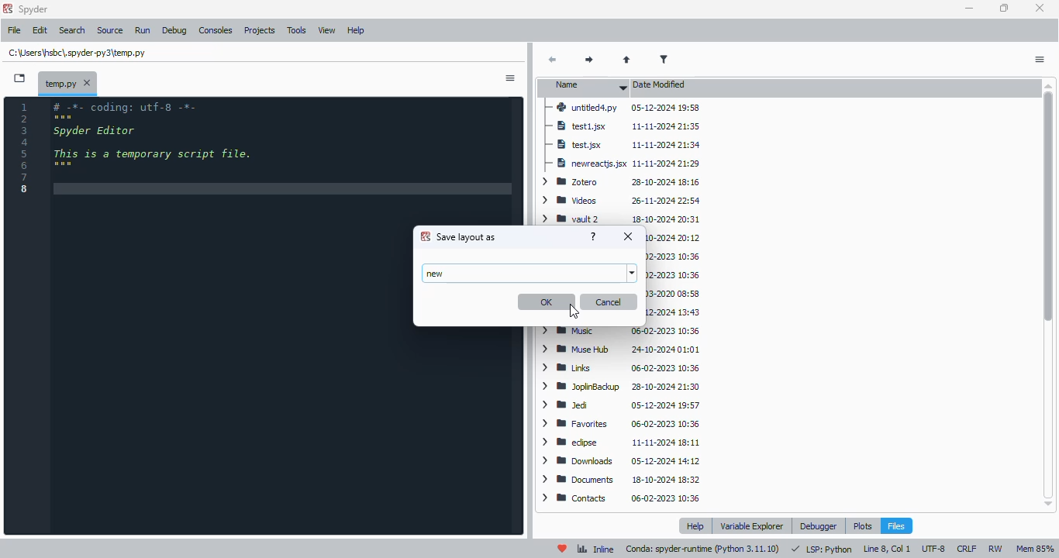 Image resolution: width=1059 pixels, height=558 pixels. Describe the element at coordinates (554, 60) in the screenshot. I see `back` at that location.